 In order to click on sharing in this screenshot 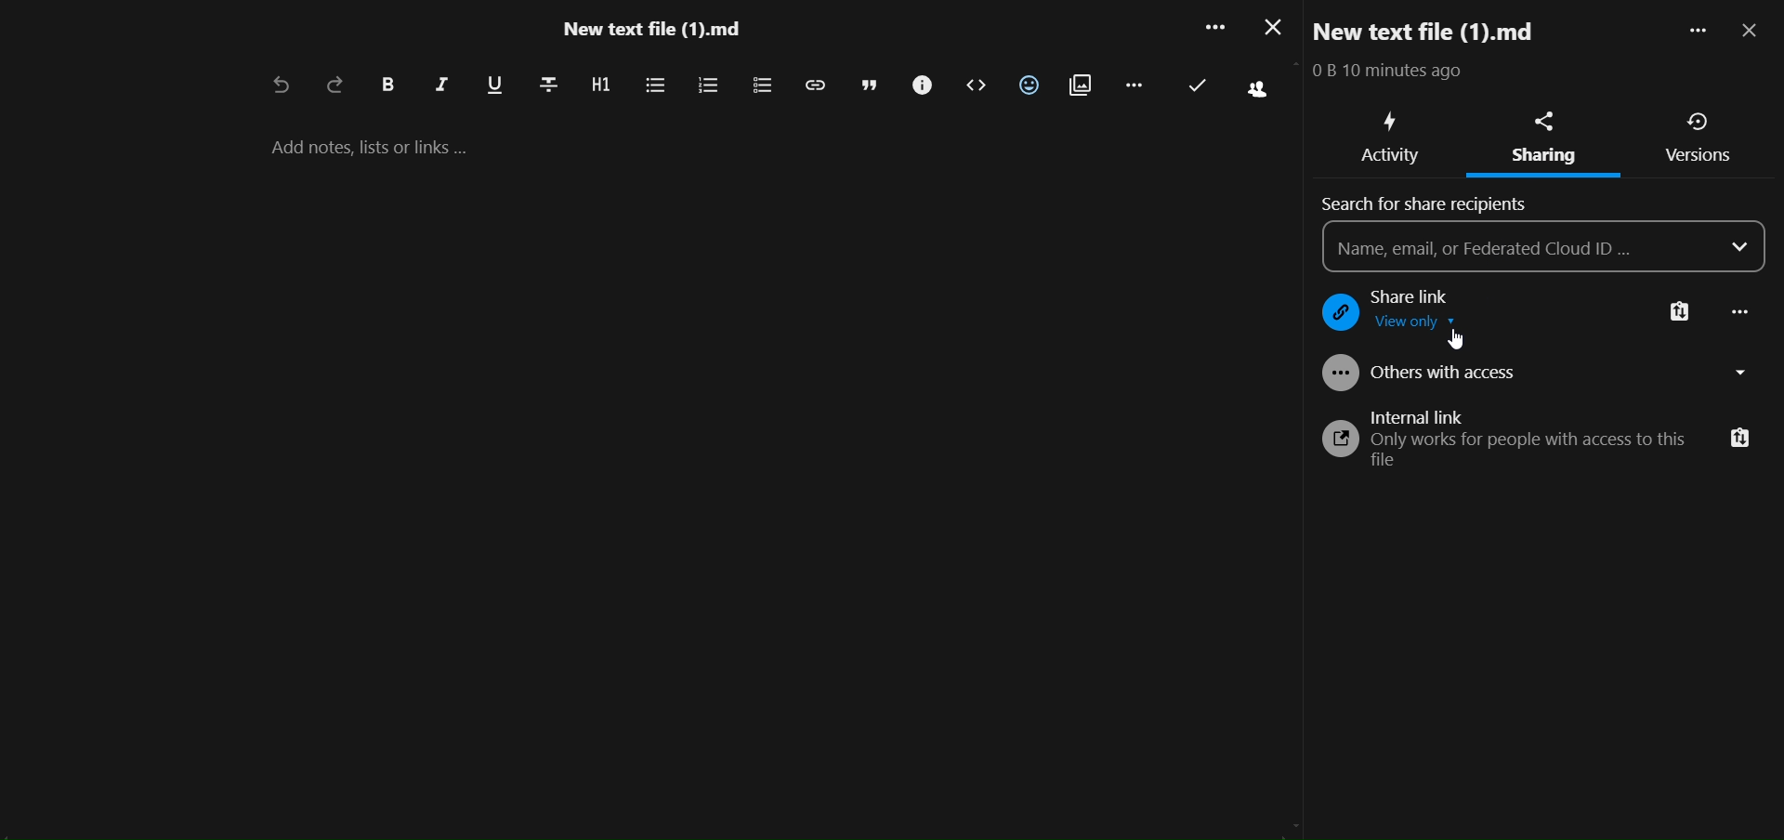, I will do `click(1544, 119)`.